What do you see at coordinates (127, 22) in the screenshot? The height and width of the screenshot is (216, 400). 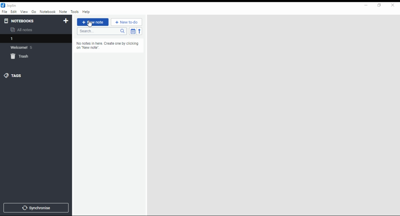 I see `New to-do` at bounding box center [127, 22].